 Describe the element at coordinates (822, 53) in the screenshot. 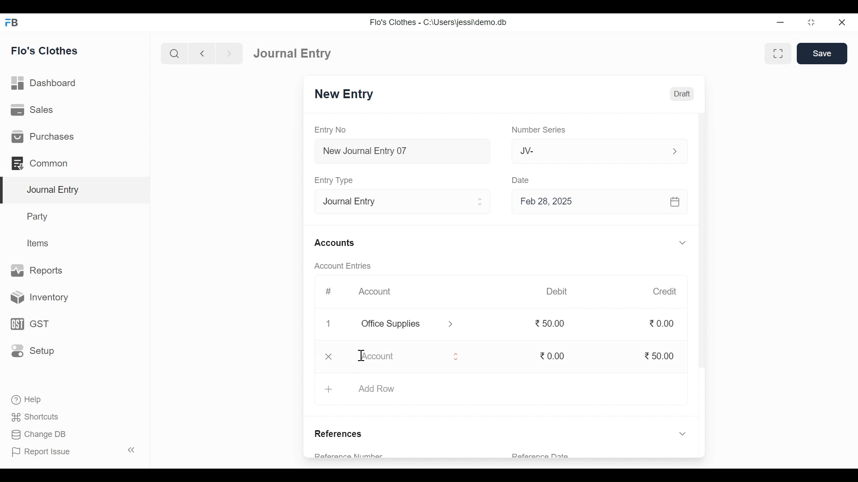

I see `Save` at that location.